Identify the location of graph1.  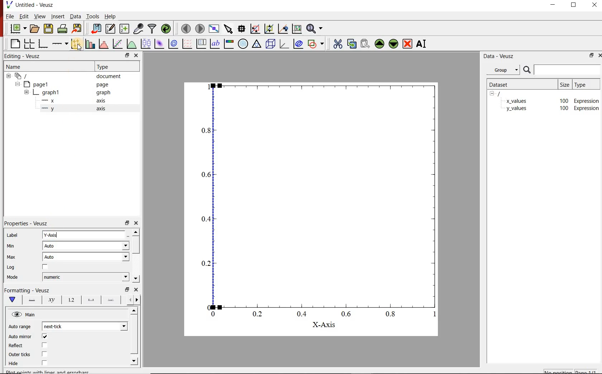
(52, 92).